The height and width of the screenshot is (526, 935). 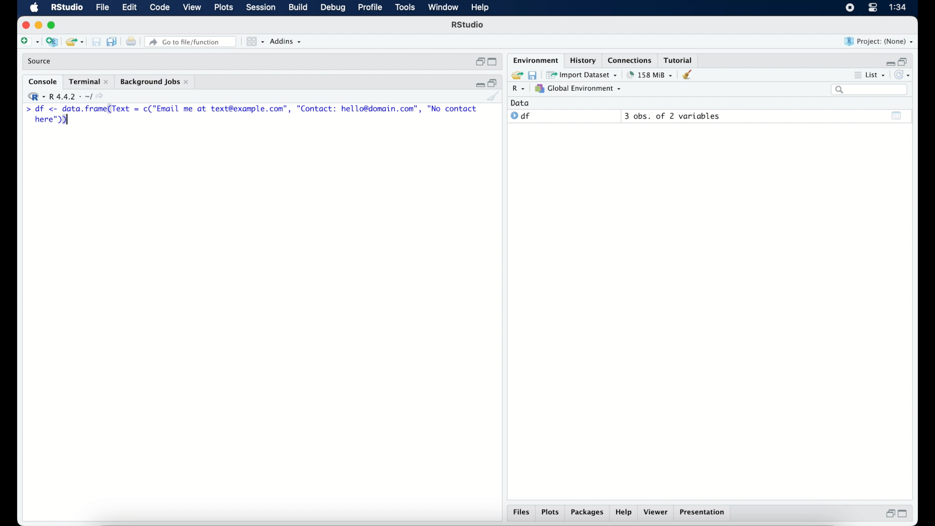 I want to click on R 4.4.2, so click(x=68, y=96).